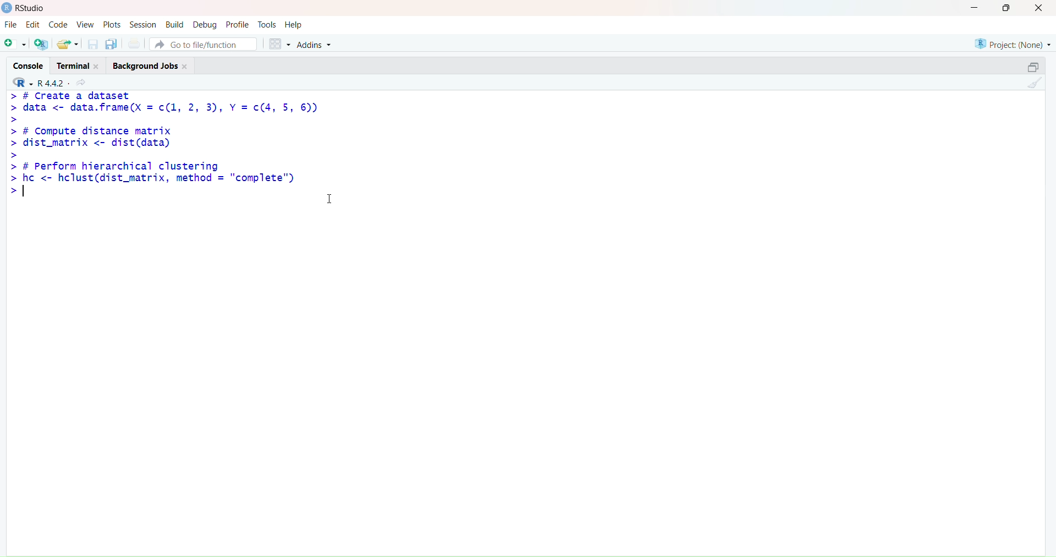 Image resolution: width=1056 pixels, height=557 pixels. I want to click on Background Jobs, so click(148, 64).